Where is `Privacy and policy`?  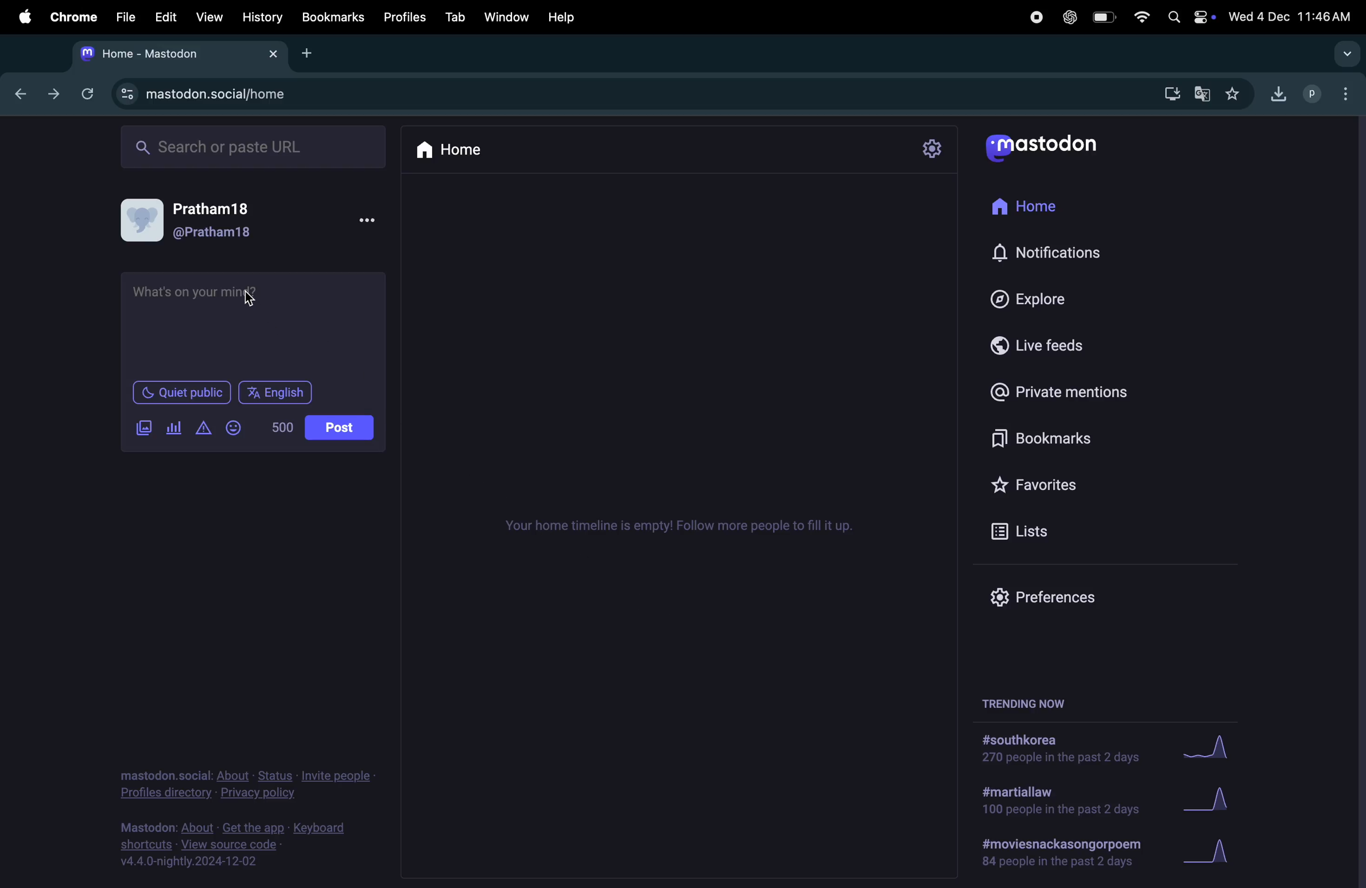 Privacy and policy is located at coordinates (247, 782).